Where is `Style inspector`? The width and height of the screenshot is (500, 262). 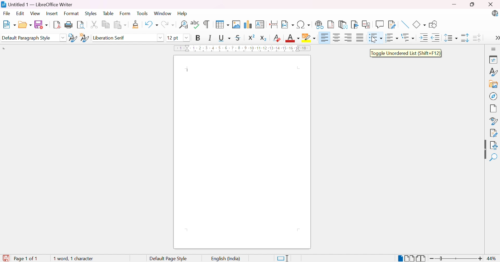 Style inspector is located at coordinates (492, 120).